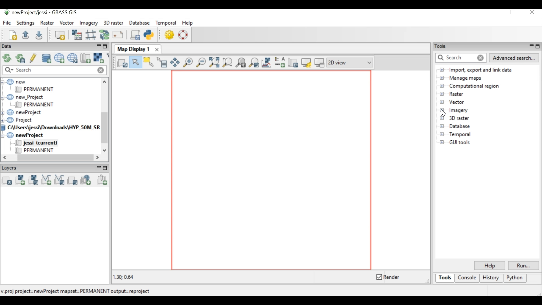 The image size is (542, 305). Describe the element at coordinates (39, 89) in the screenshot. I see `PERMANENT` at that location.